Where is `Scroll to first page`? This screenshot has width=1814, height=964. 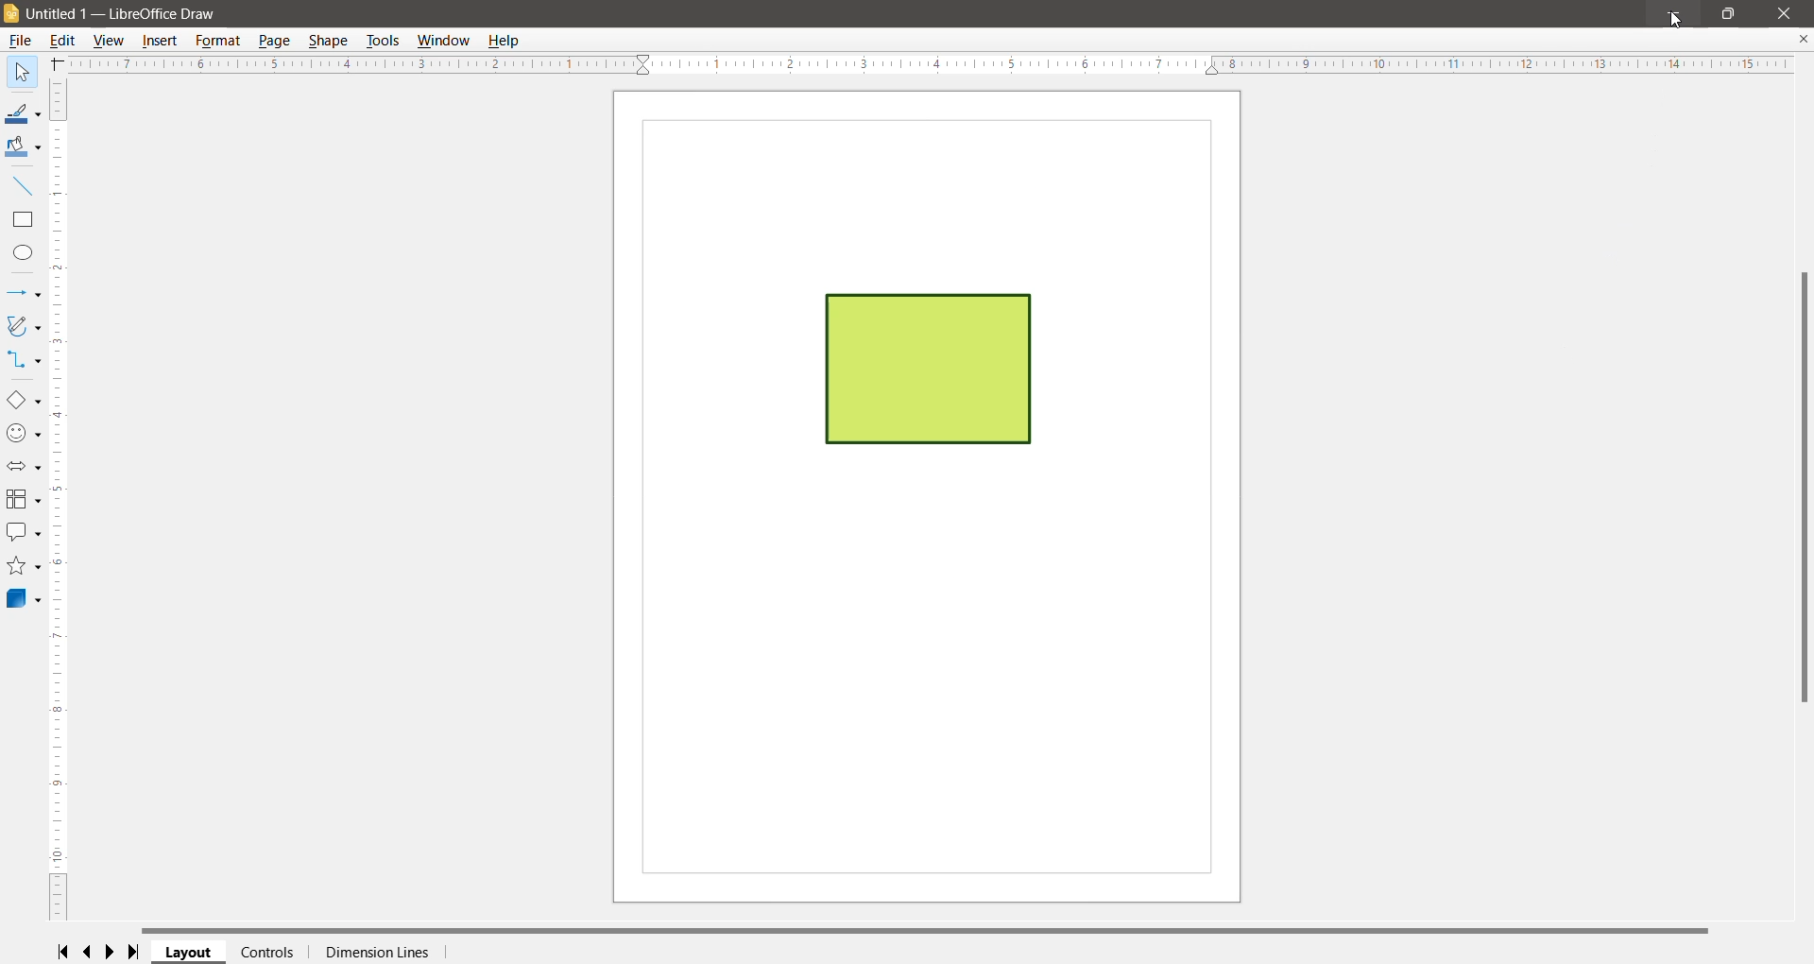 Scroll to first page is located at coordinates (61, 951).